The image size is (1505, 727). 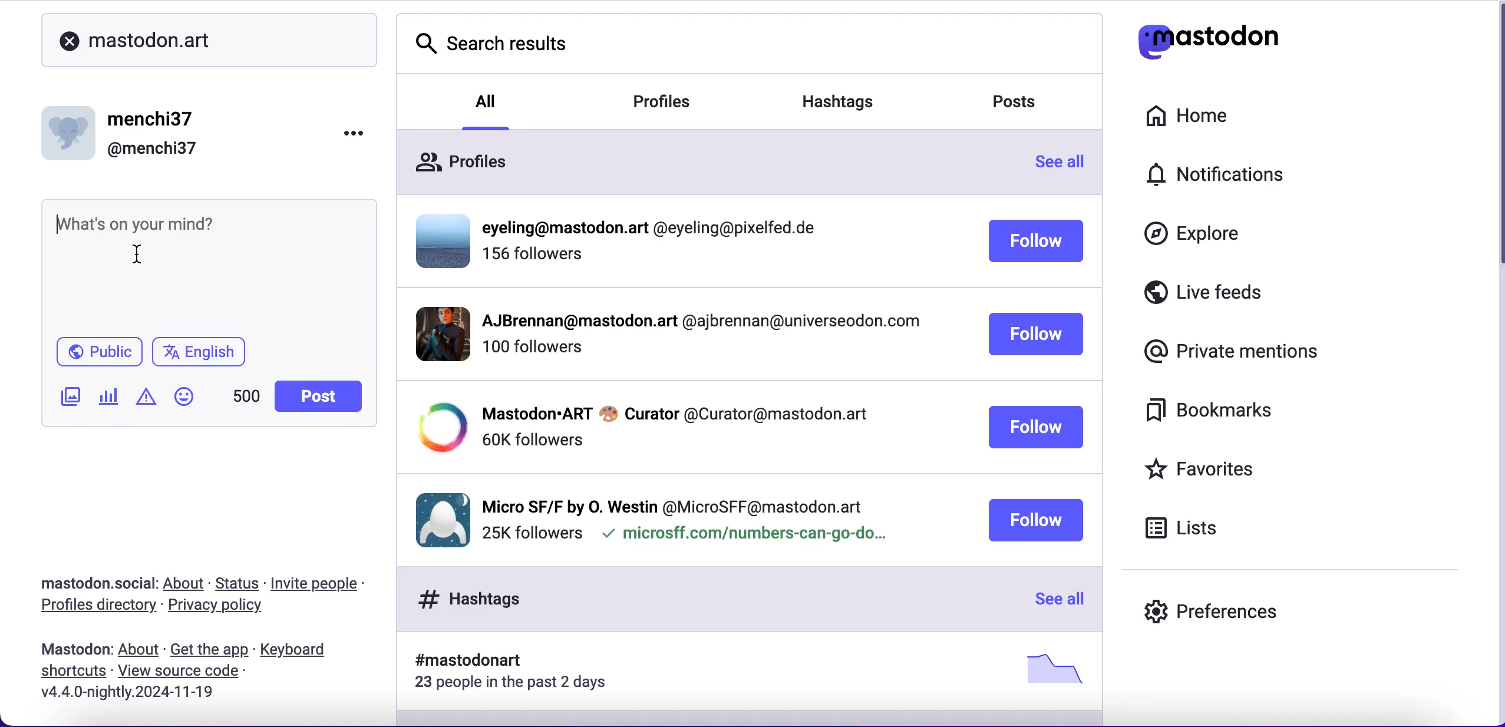 I want to click on display picture, so click(x=433, y=333).